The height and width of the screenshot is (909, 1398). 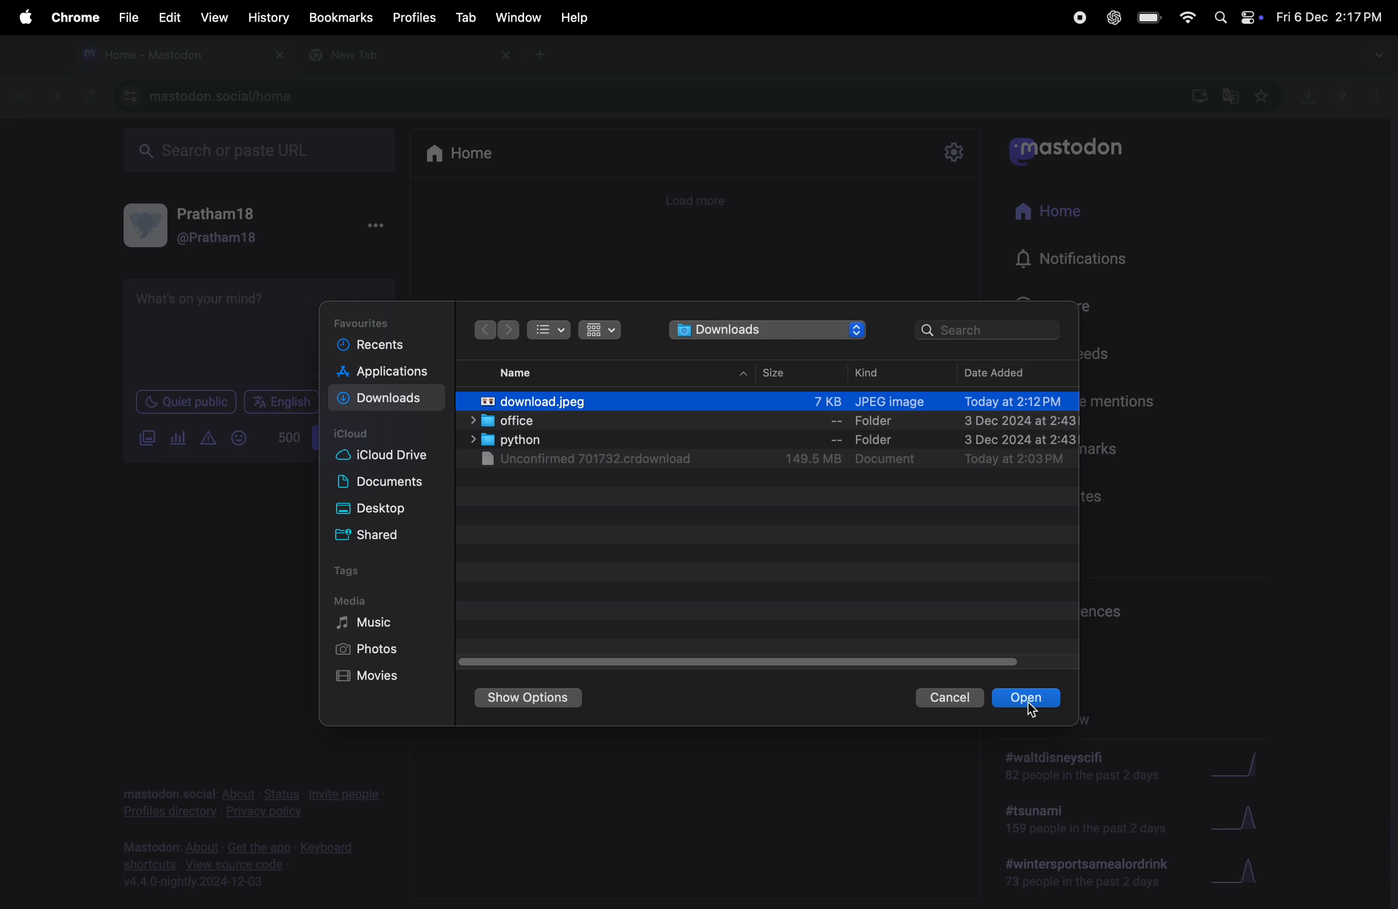 I want to click on notifications, so click(x=1076, y=259).